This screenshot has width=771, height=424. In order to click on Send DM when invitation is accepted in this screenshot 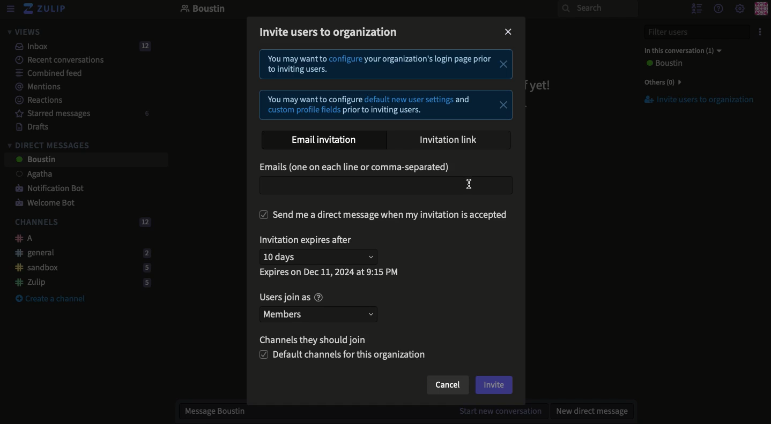, I will do `click(384, 215)`.